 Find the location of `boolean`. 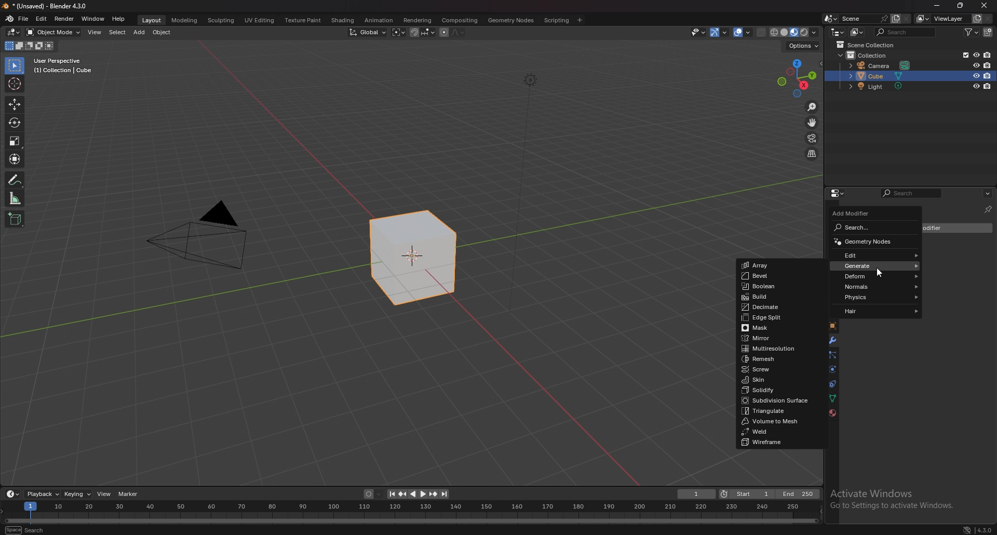

boolean is located at coordinates (780, 287).